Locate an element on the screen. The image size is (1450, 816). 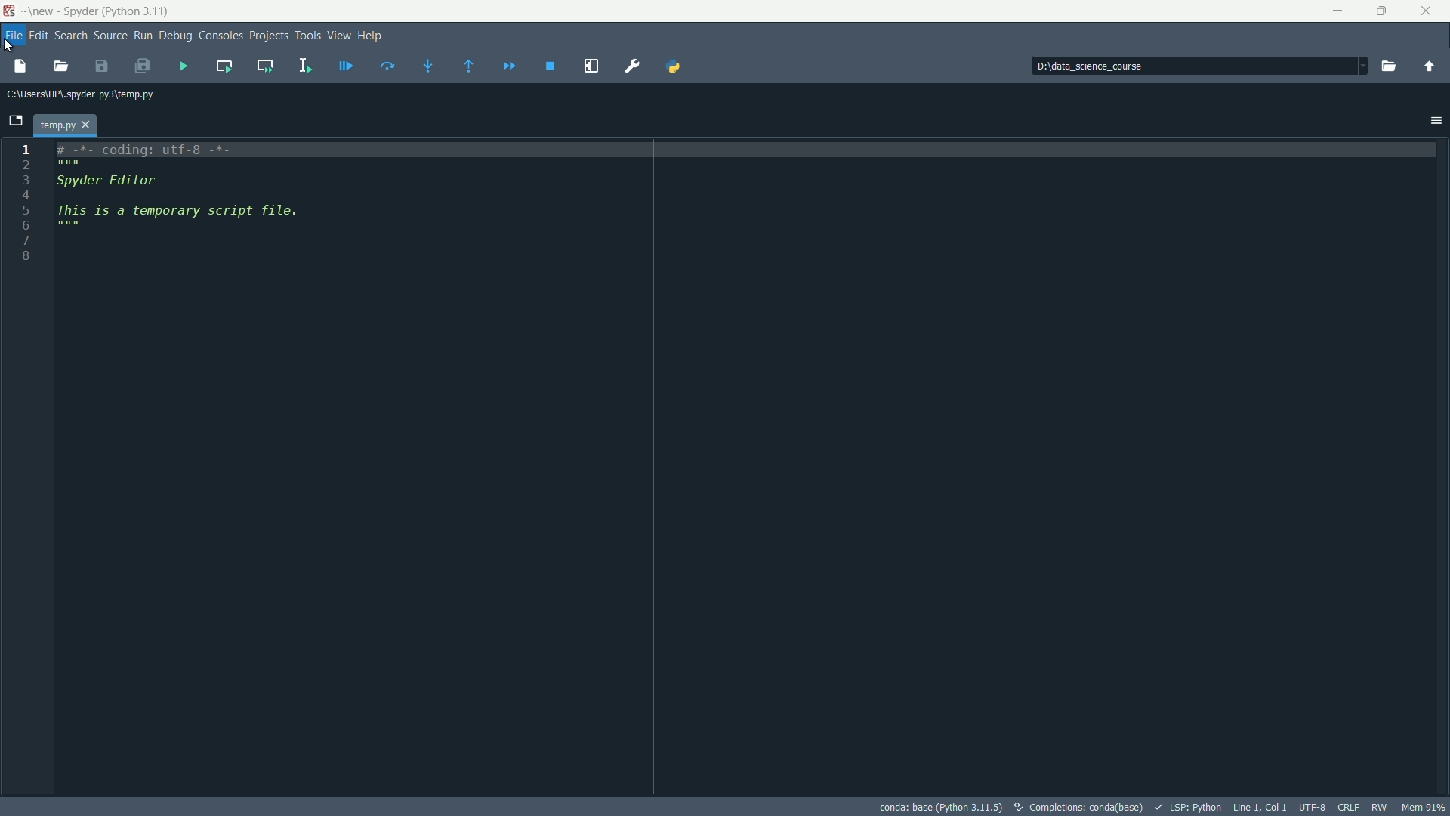
run menu is located at coordinates (142, 36).